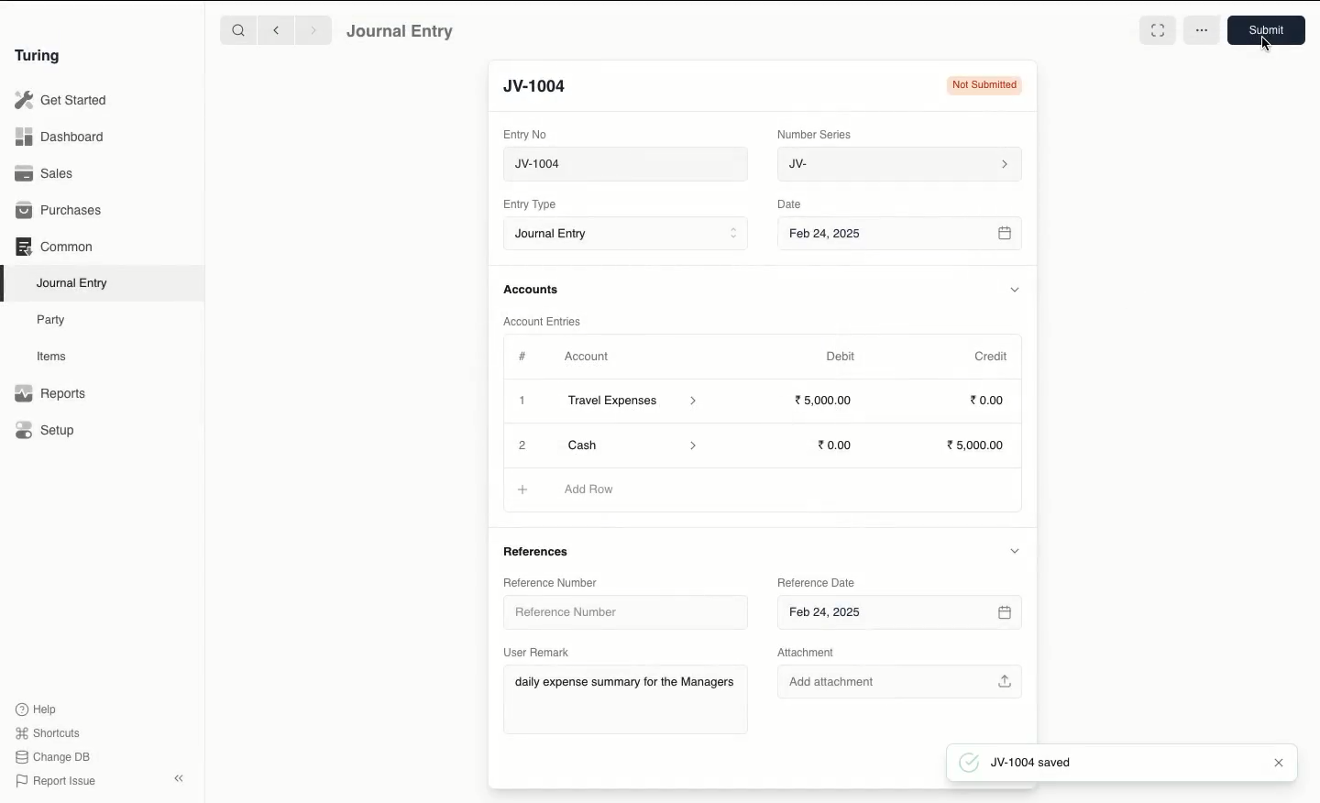 The width and height of the screenshot is (1320, 803). Describe the element at coordinates (46, 429) in the screenshot. I see `Setup` at that location.